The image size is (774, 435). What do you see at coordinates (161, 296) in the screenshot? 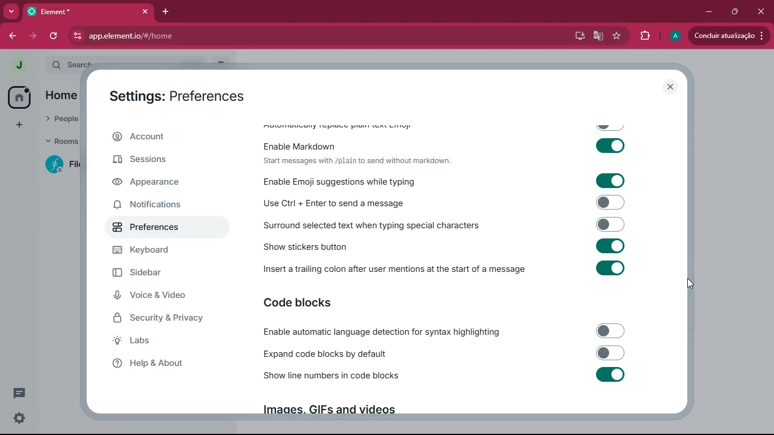
I see `voice & video` at bounding box center [161, 296].